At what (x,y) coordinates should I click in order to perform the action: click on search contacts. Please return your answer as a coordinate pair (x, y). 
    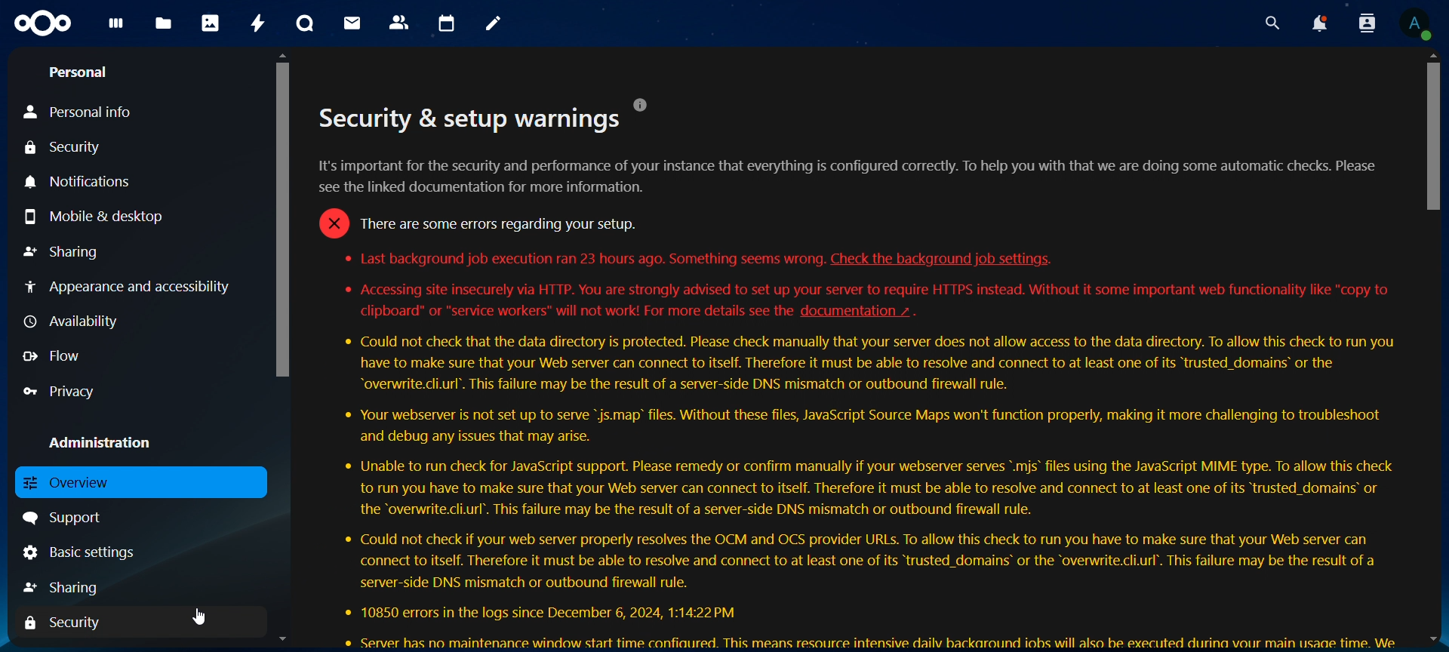
    Looking at the image, I should click on (1363, 24).